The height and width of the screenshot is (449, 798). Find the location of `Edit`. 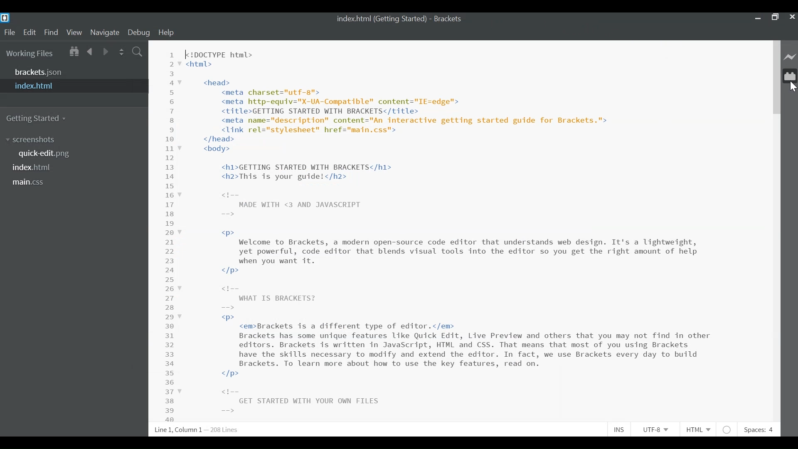

Edit is located at coordinates (30, 32).